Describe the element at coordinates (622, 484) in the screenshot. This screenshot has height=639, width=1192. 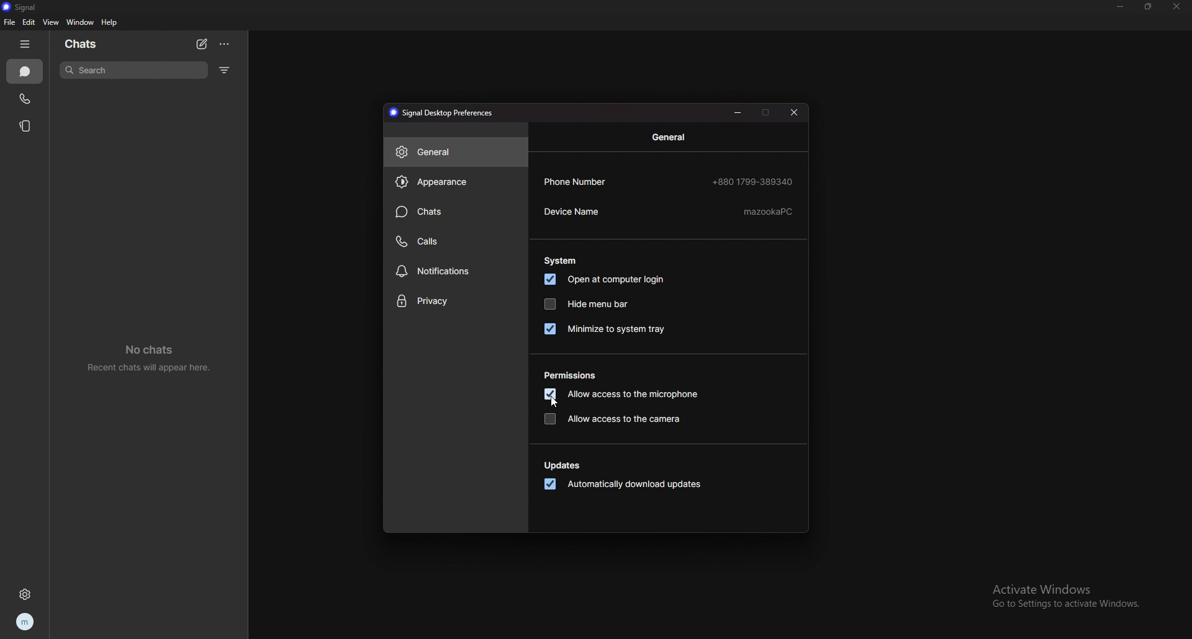
I see `automatically download updates` at that location.